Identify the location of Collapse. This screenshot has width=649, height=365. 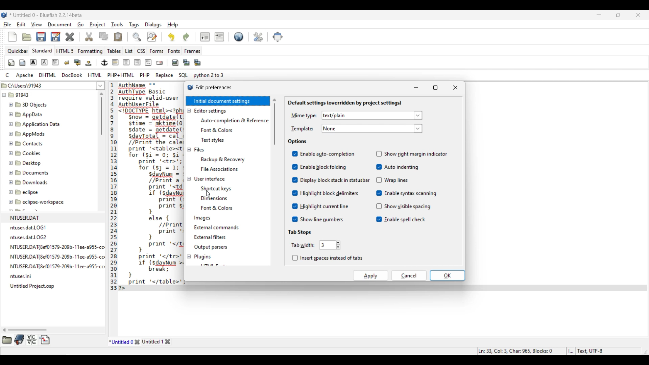
(189, 184).